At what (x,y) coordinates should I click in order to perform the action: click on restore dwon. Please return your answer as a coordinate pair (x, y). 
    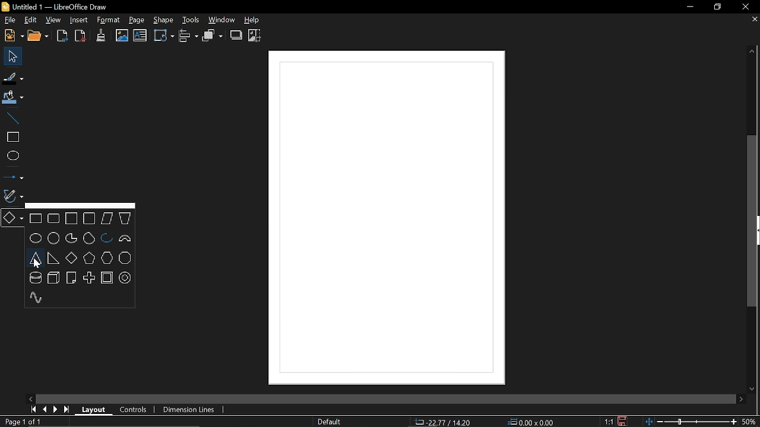
    Looking at the image, I should click on (718, 8).